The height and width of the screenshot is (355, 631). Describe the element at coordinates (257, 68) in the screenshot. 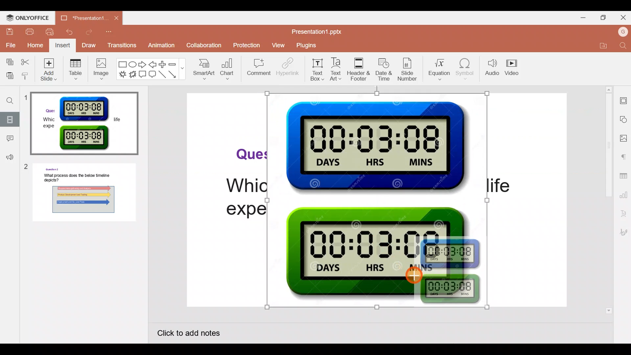

I see `Comment` at that location.